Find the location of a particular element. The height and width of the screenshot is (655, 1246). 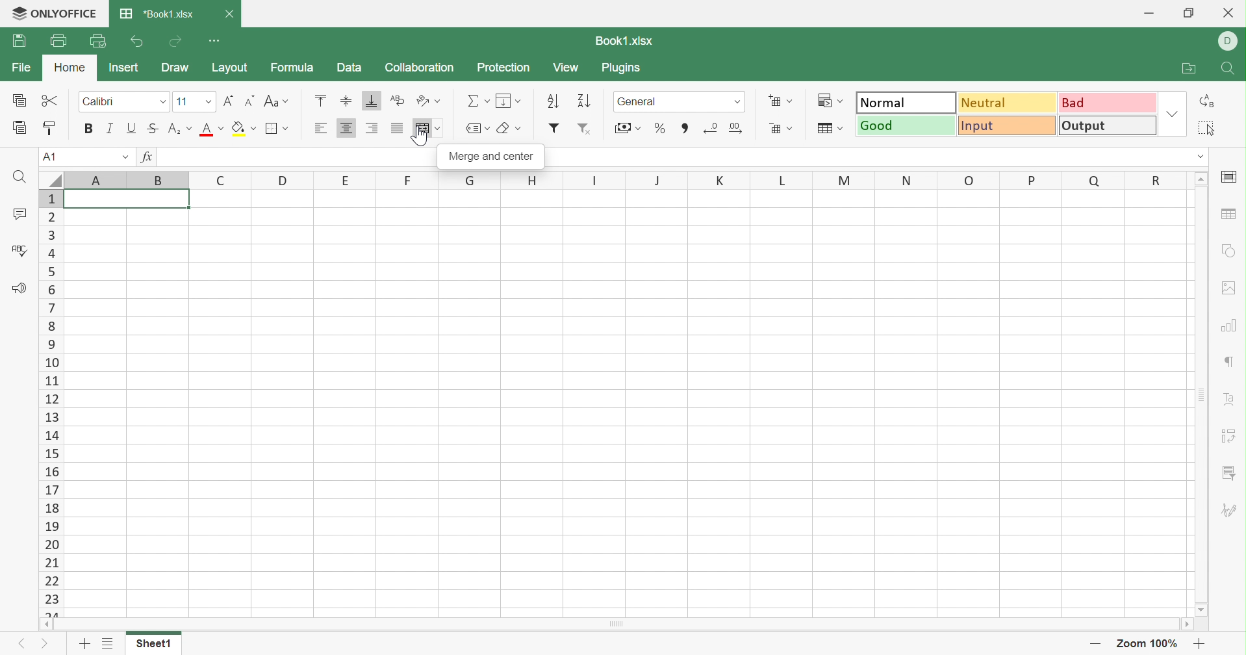

Data is located at coordinates (349, 67).